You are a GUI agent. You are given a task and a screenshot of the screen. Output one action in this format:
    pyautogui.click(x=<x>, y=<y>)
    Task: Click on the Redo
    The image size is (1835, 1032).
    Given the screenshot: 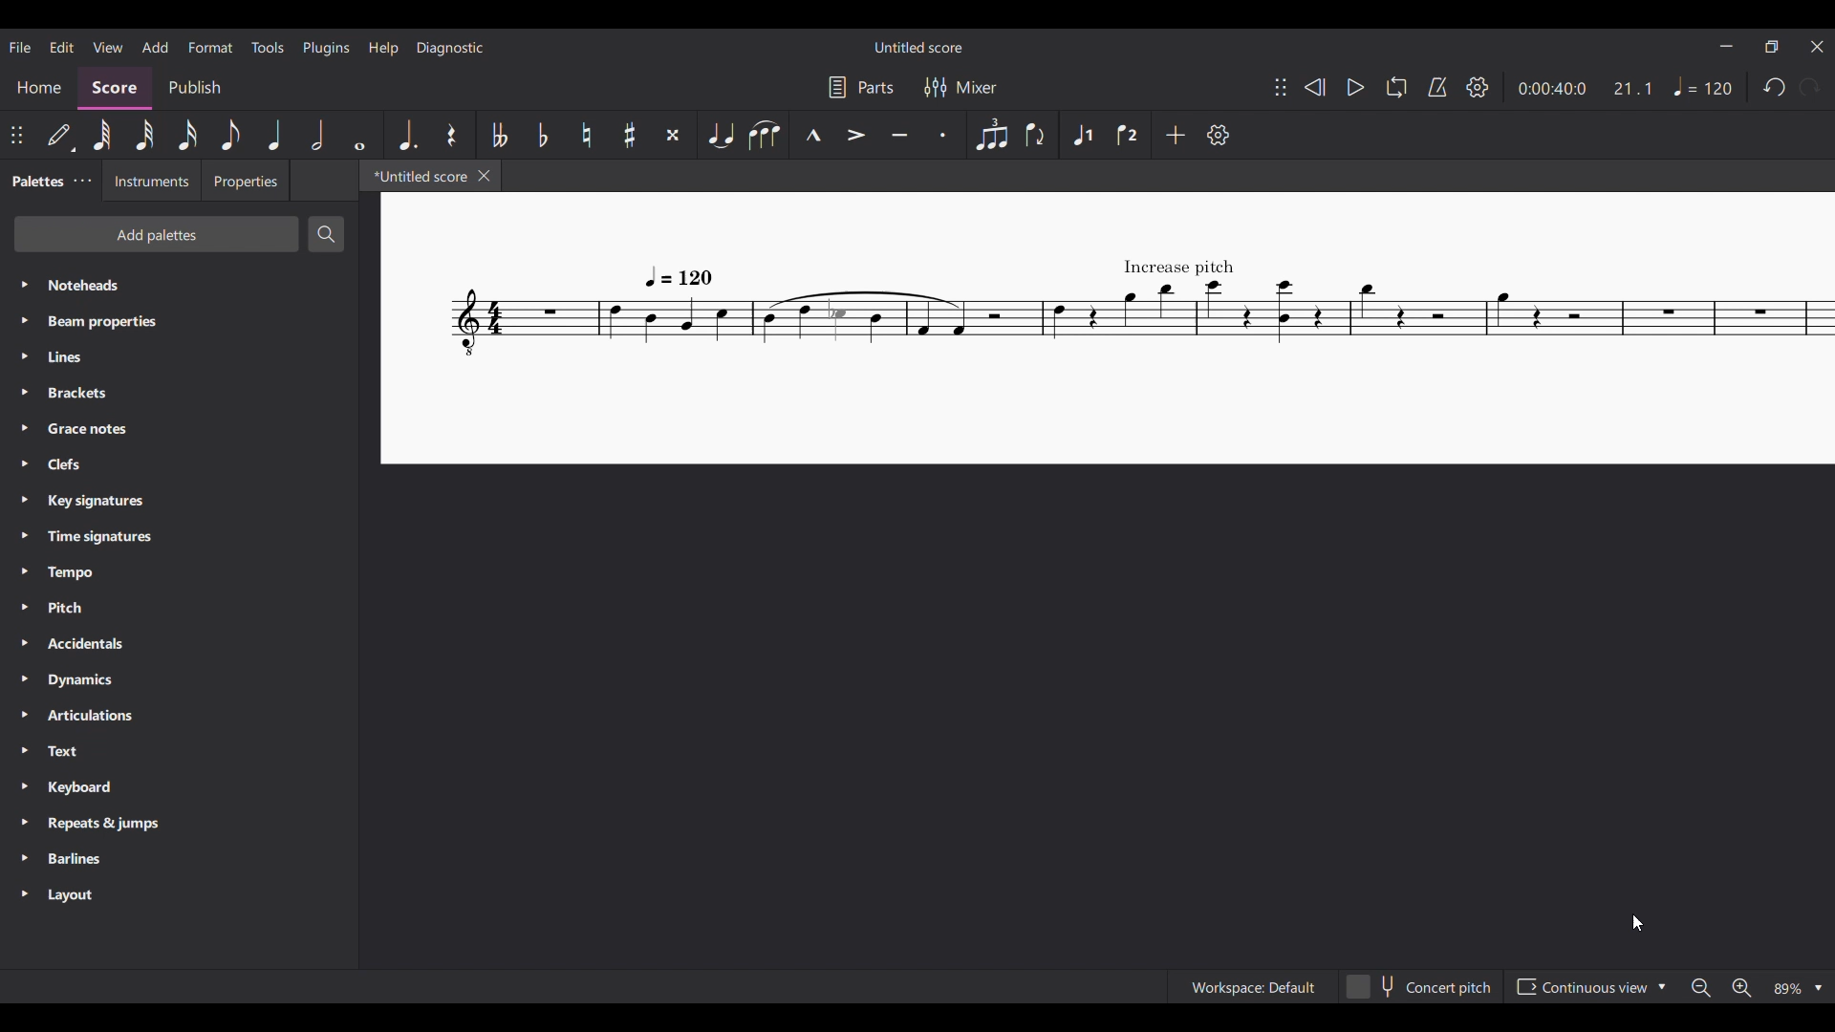 What is the action you would take?
    pyautogui.click(x=1808, y=86)
    